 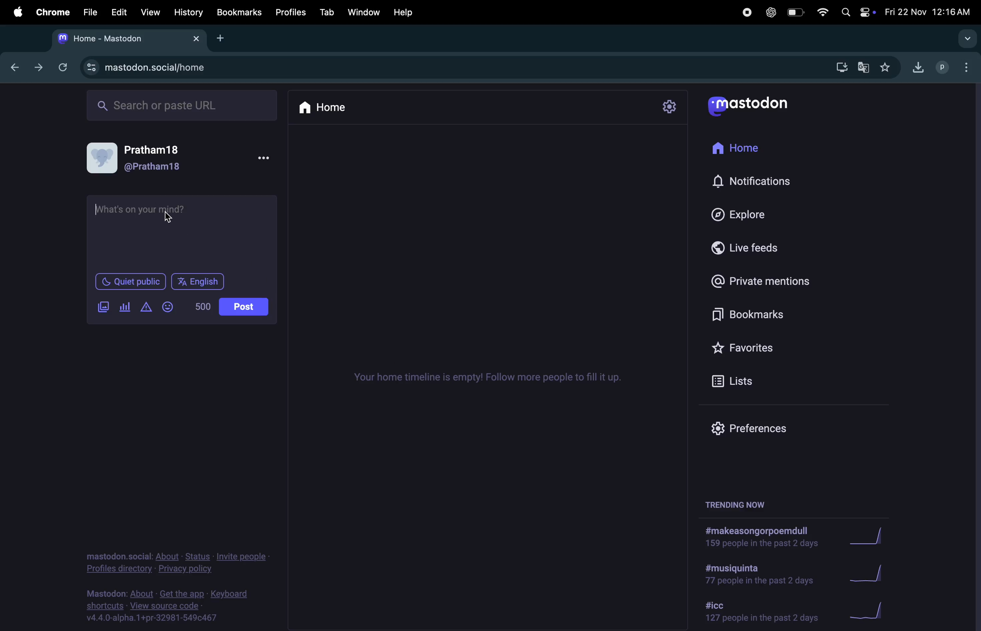 What do you see at coordinates (181, 105) in the screenshot?
I see `search bar` at bounding box center [181, 105].